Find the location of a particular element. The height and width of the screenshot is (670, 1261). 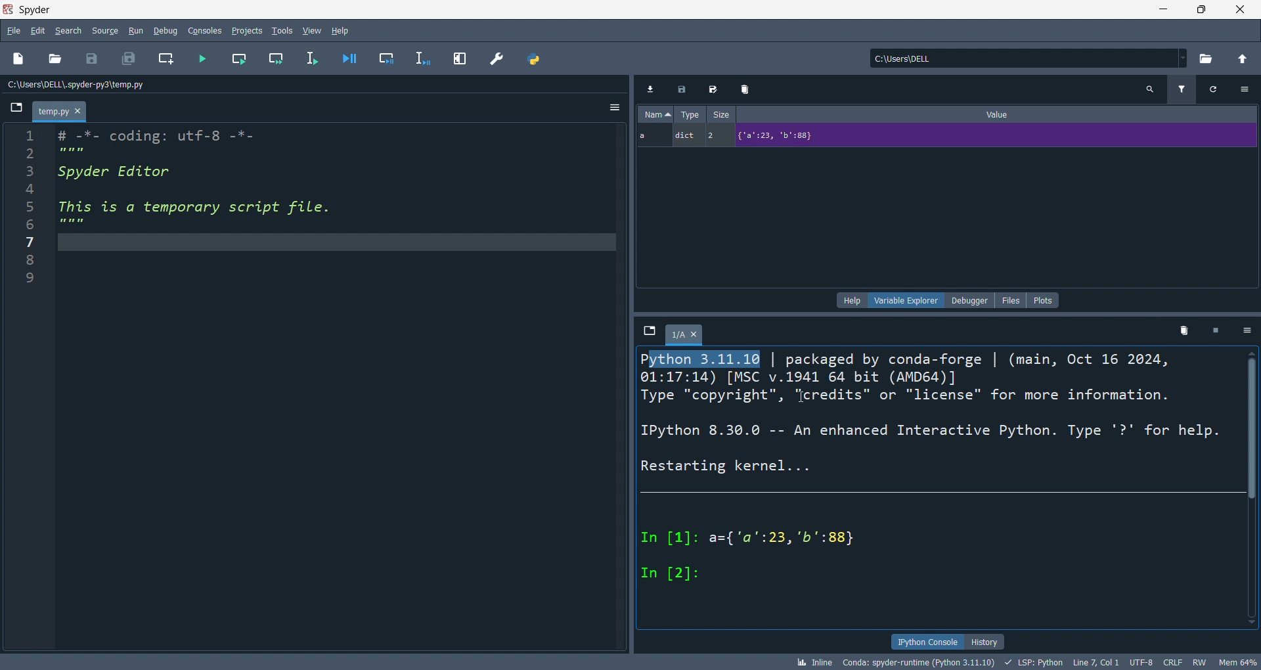

projects is located at coordinates (250, 31).